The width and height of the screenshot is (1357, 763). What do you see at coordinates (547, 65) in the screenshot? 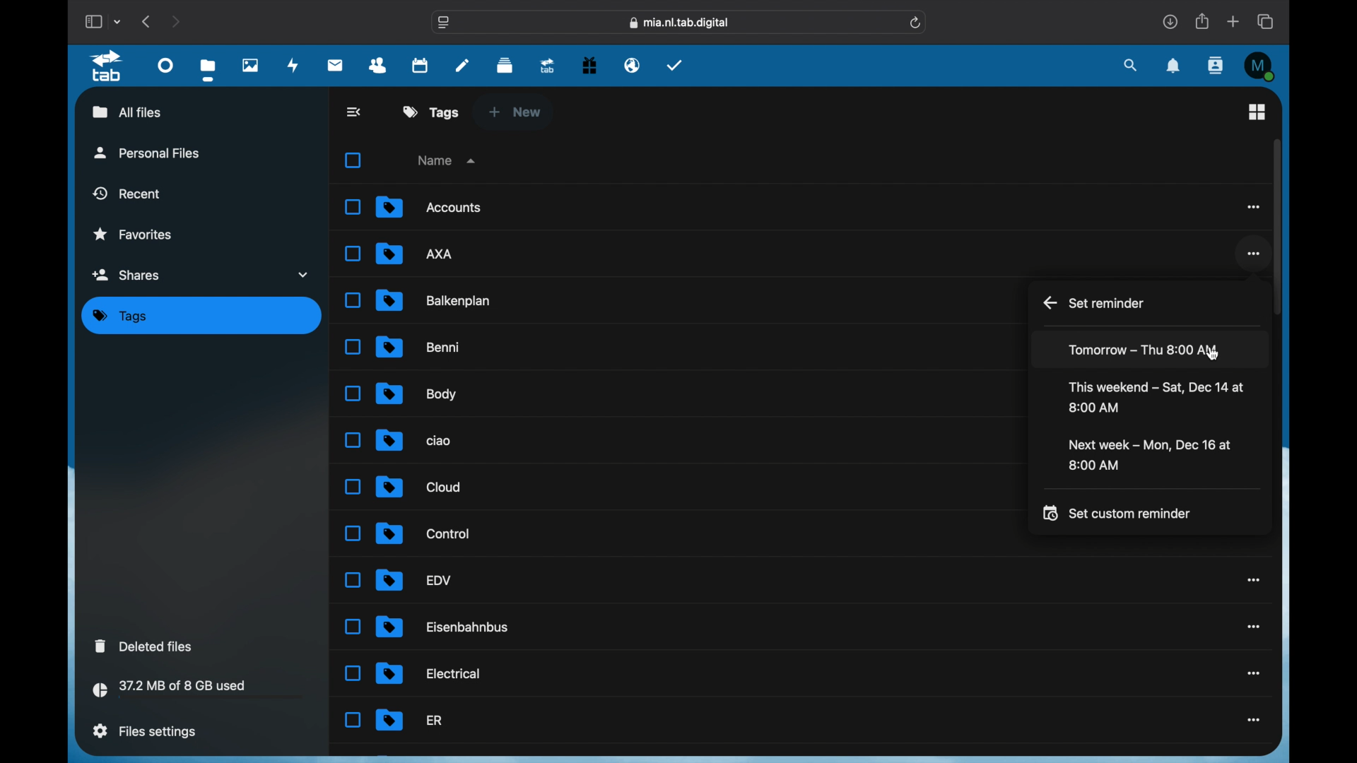
I see `upgrade` at bounding box center [547, 65].